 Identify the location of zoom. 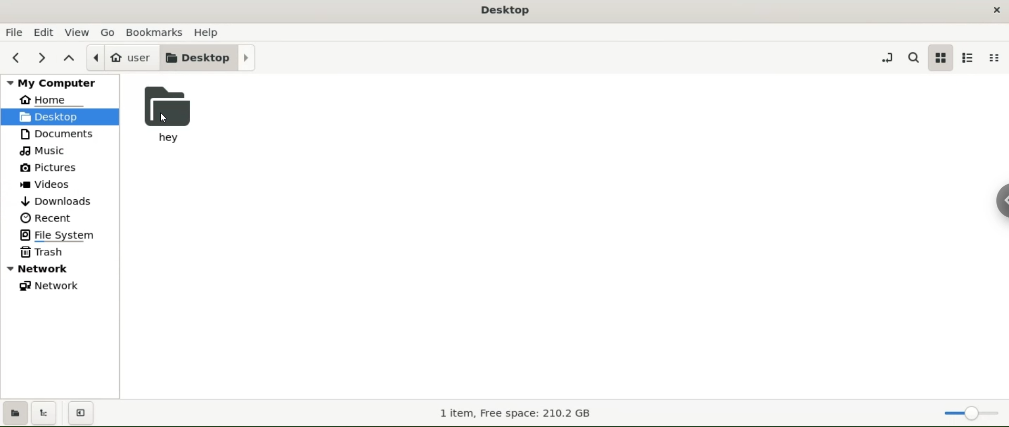
(971, 411).